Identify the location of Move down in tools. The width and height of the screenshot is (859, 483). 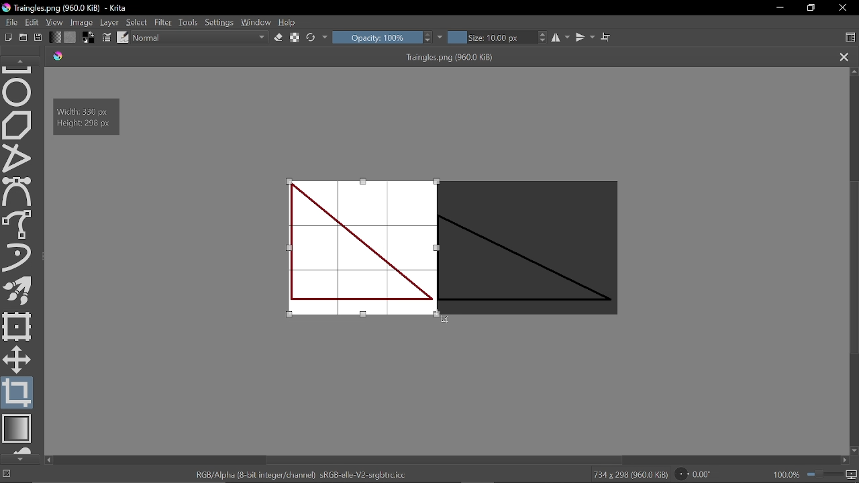
(19, 460).